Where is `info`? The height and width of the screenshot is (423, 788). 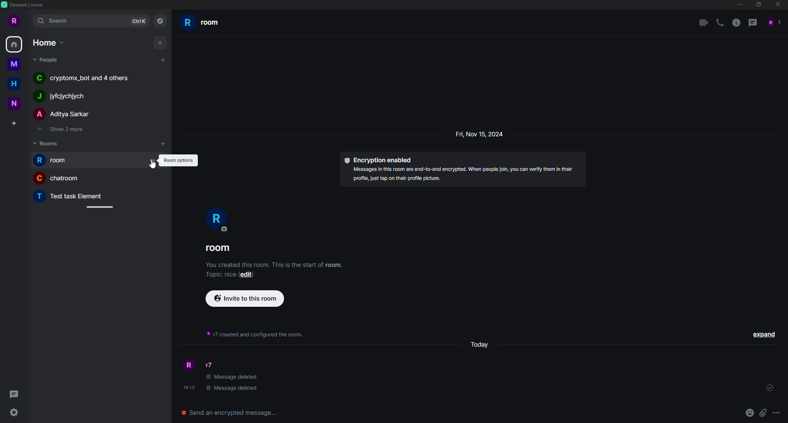 info is located at coordinates (736, 23).